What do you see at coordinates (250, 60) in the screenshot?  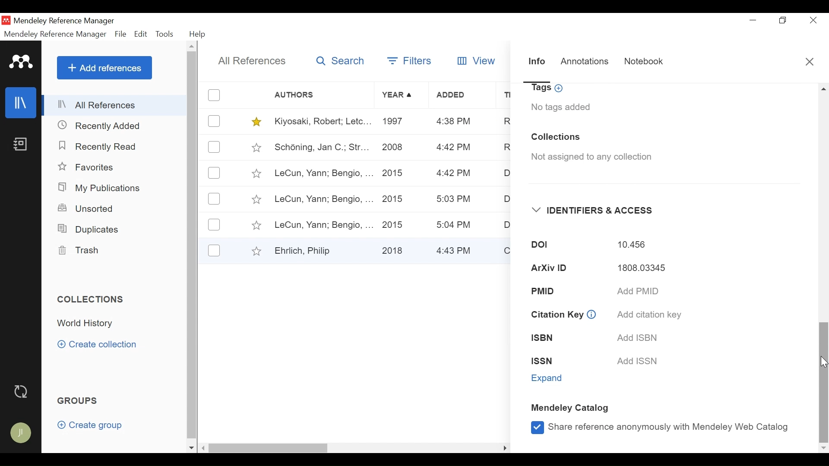 I see `All References` at bounding box center [250, 60].